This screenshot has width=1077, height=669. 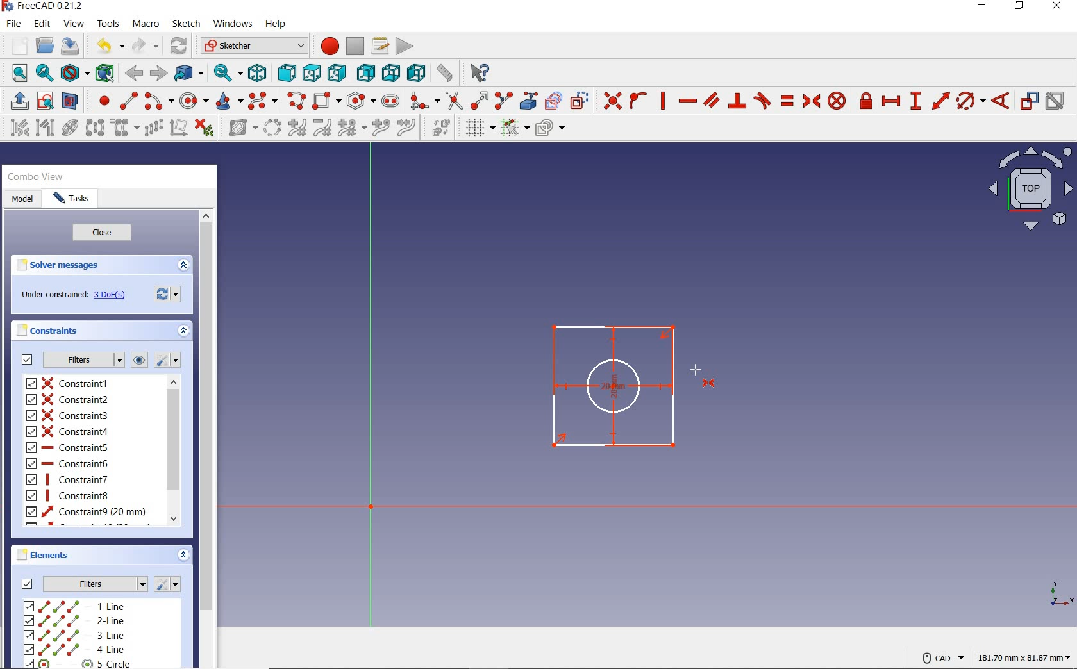 I want to click on back, so click(x=135, y=74).